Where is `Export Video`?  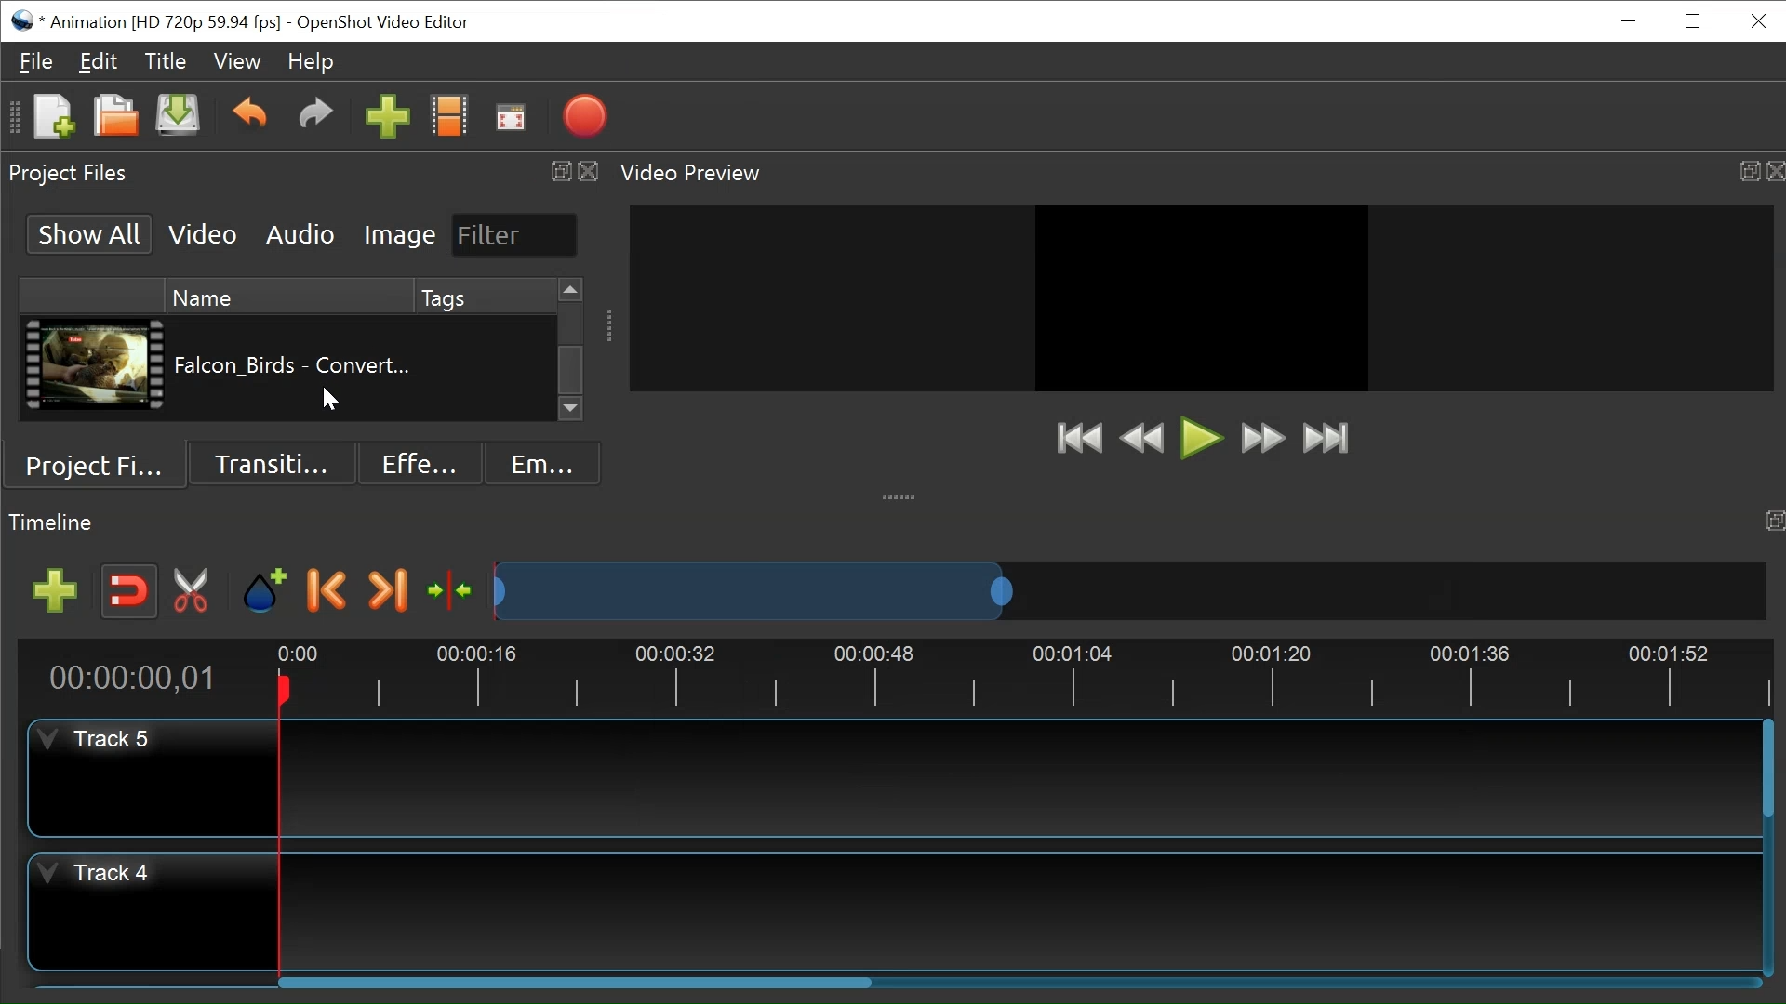
Export Video is located at coordinates (585, 115).